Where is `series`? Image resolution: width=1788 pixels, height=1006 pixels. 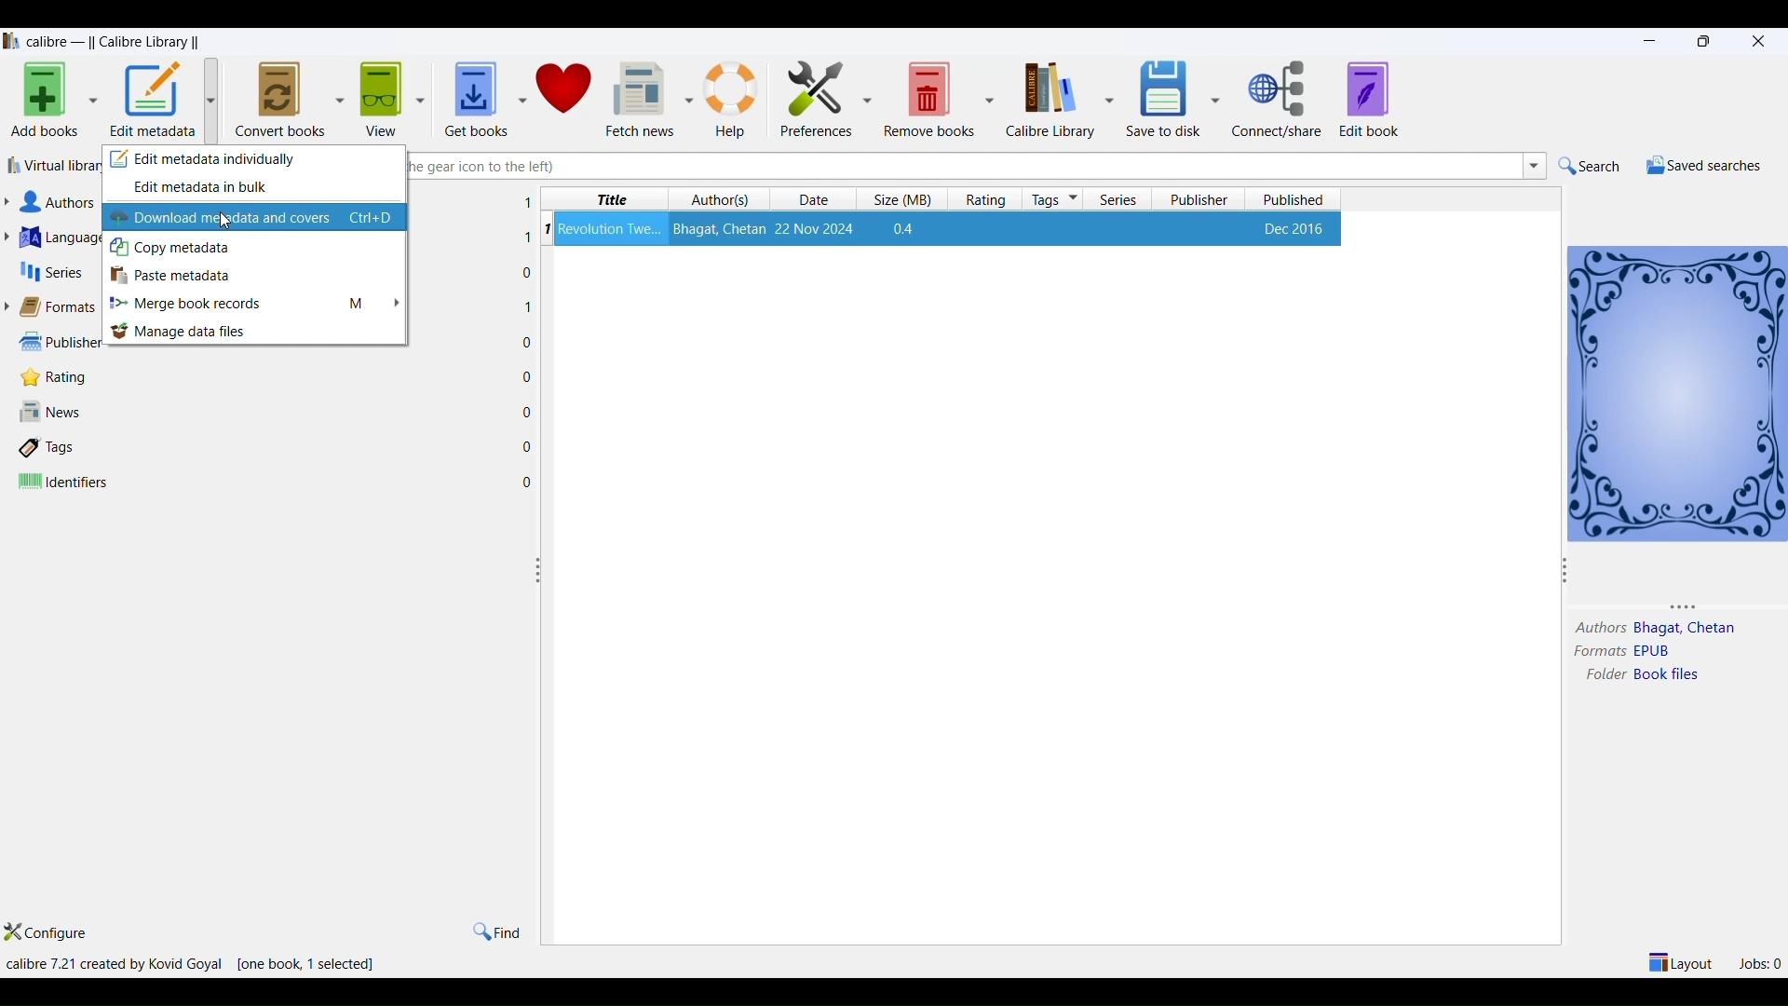
series is located at coordinates (1122, 199).